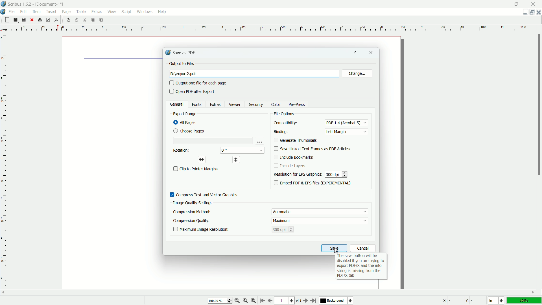  I want to click on compression method, so click(192, 212).